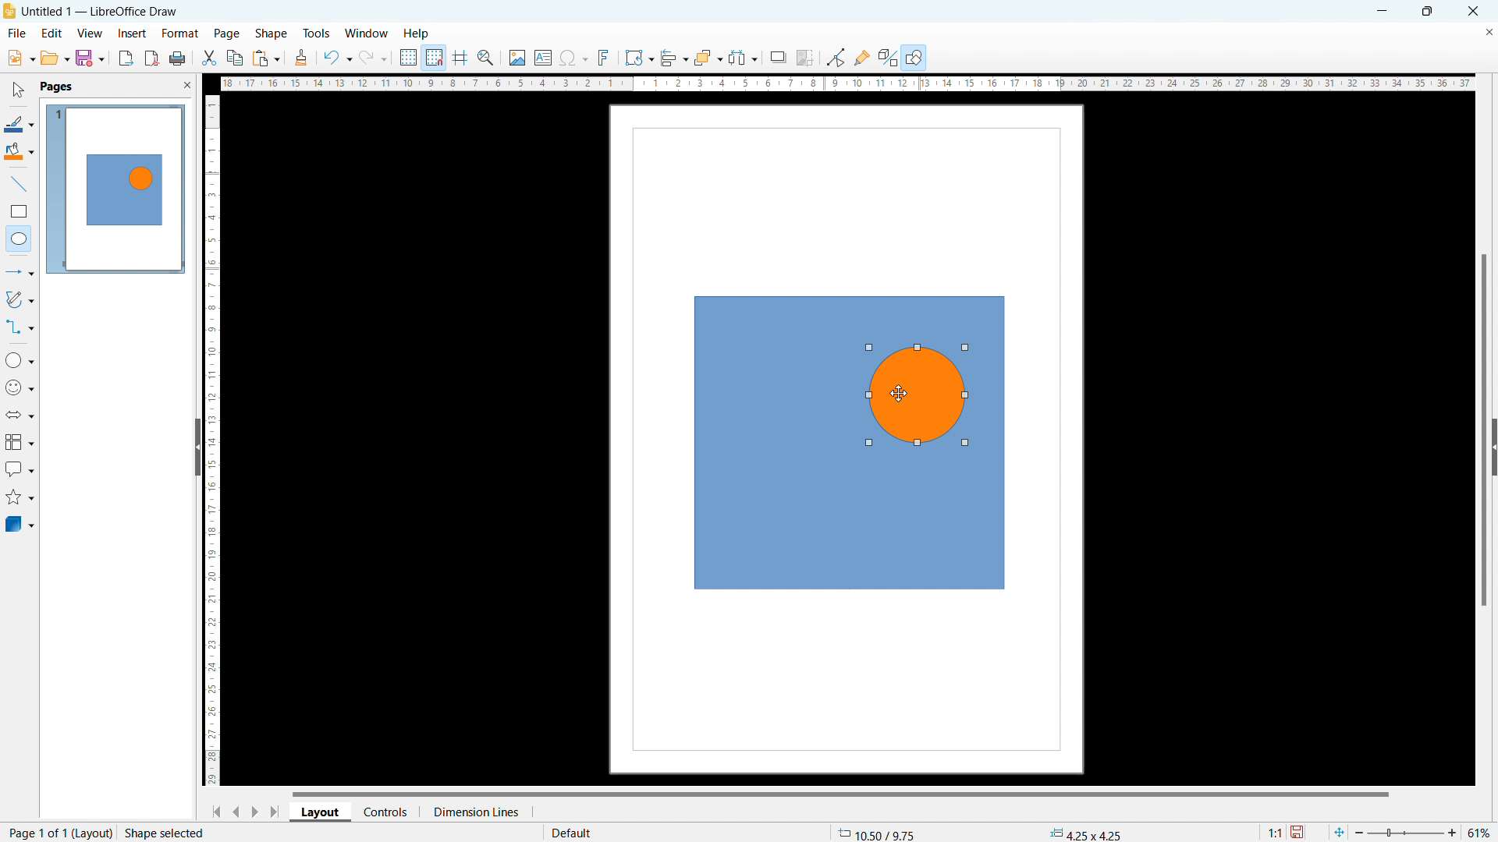  Describe the element at coordinates (227, 33) in the screenshot. I see `page` at that location.